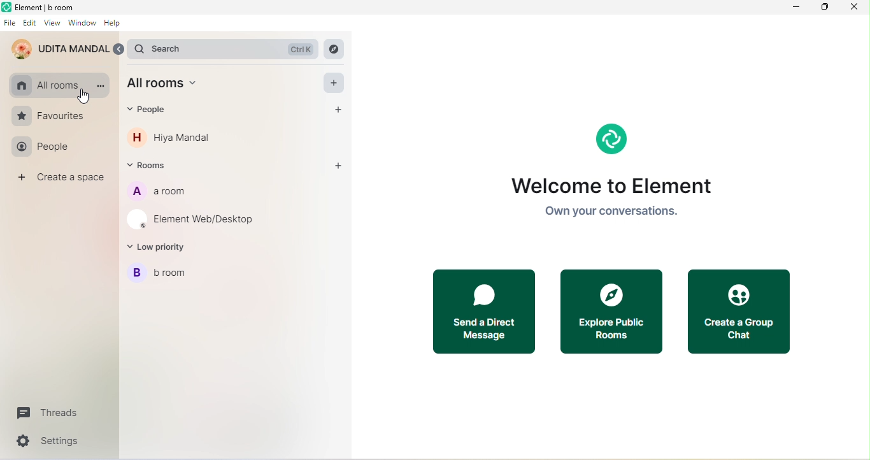 The width and height of the screenshot is (870, 460). What do you see at coordinates (45, 415) in the screenshot?
I see `threads` at bounding box center [45, 415].